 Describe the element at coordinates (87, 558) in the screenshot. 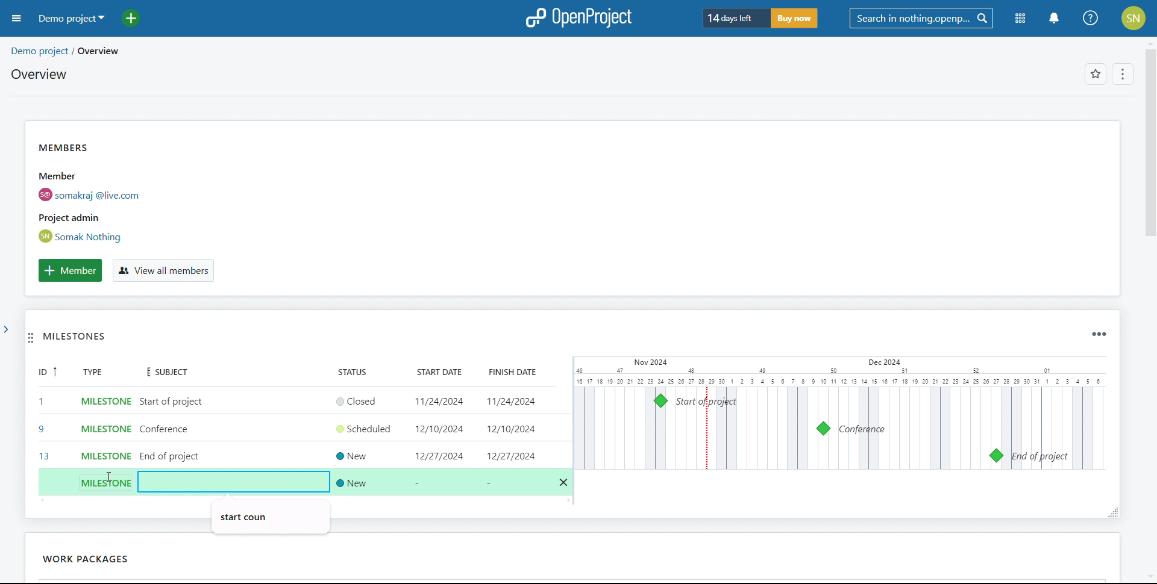

I see `work packages` at that location.